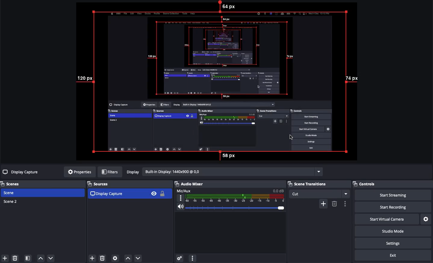 This screenshot has width=433, height=263. Describe the element at coordinates (372, 184) in the screenshot. I see `Controls` at that location.